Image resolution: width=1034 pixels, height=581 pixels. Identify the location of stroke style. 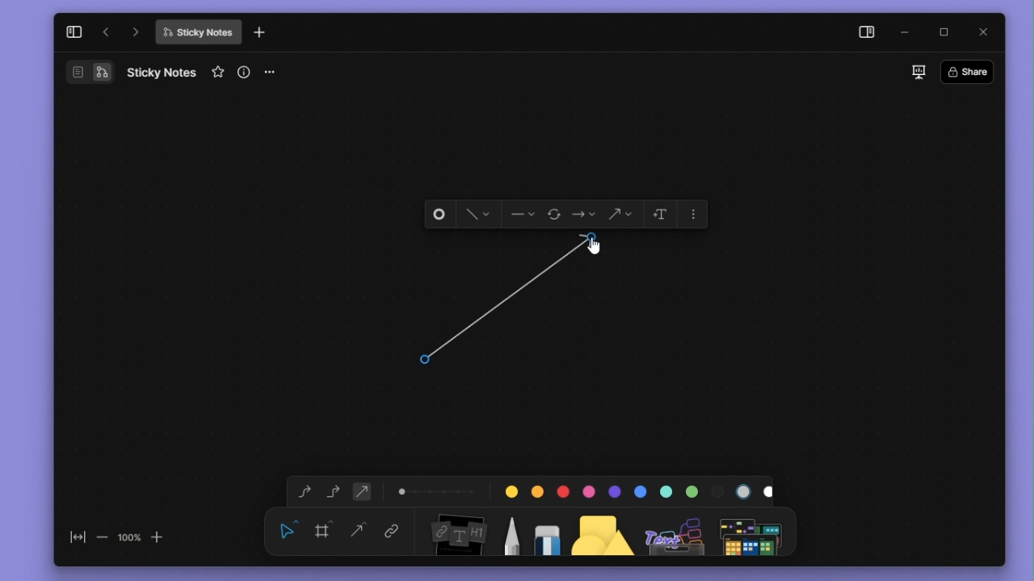
(440, 215).